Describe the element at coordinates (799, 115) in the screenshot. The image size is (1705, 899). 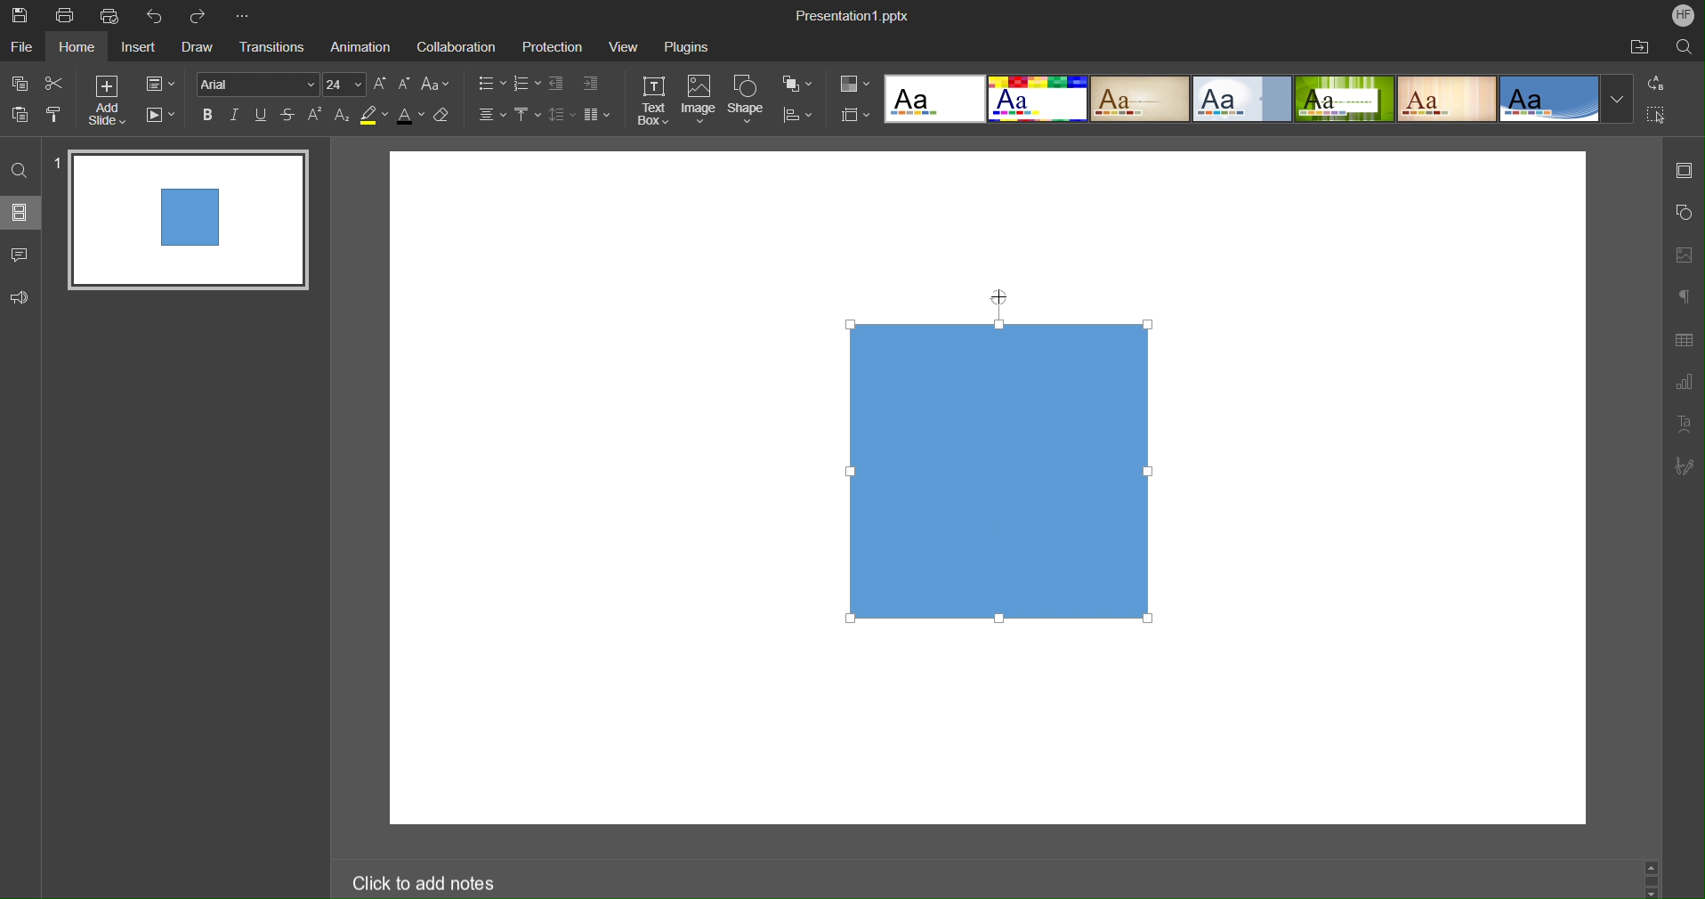
I see `Align` at that location.